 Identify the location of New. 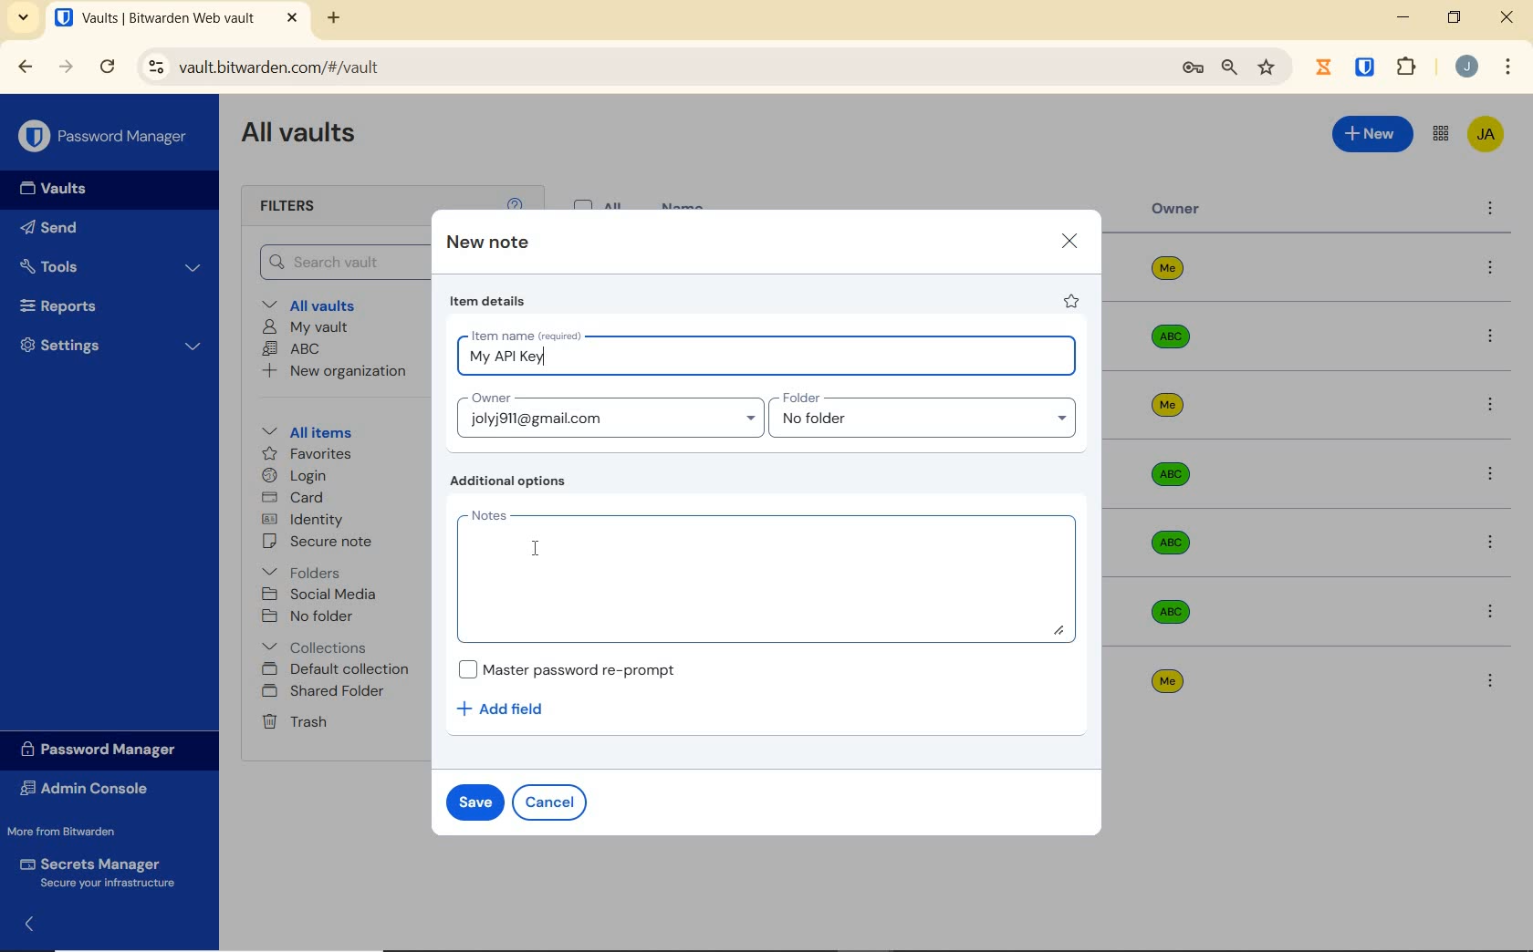
(1371, 134).